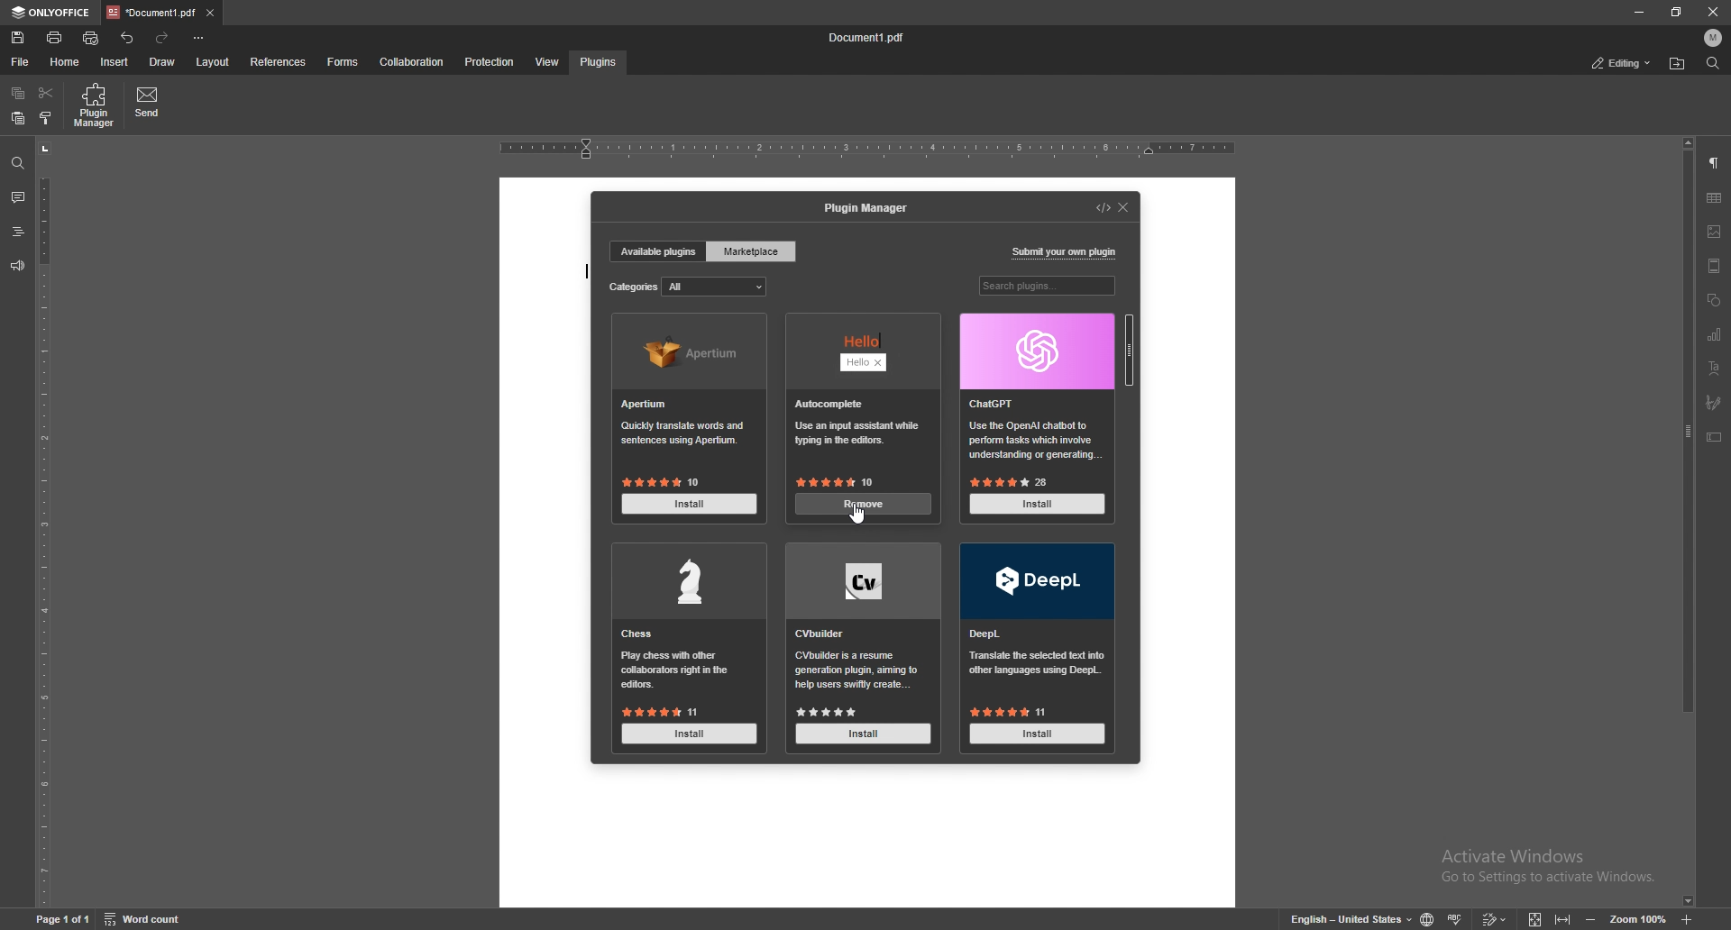 Image resolution: width=1731 pixels, height=930 pixels. I want to click on customize toolbar, so click(198, 39).